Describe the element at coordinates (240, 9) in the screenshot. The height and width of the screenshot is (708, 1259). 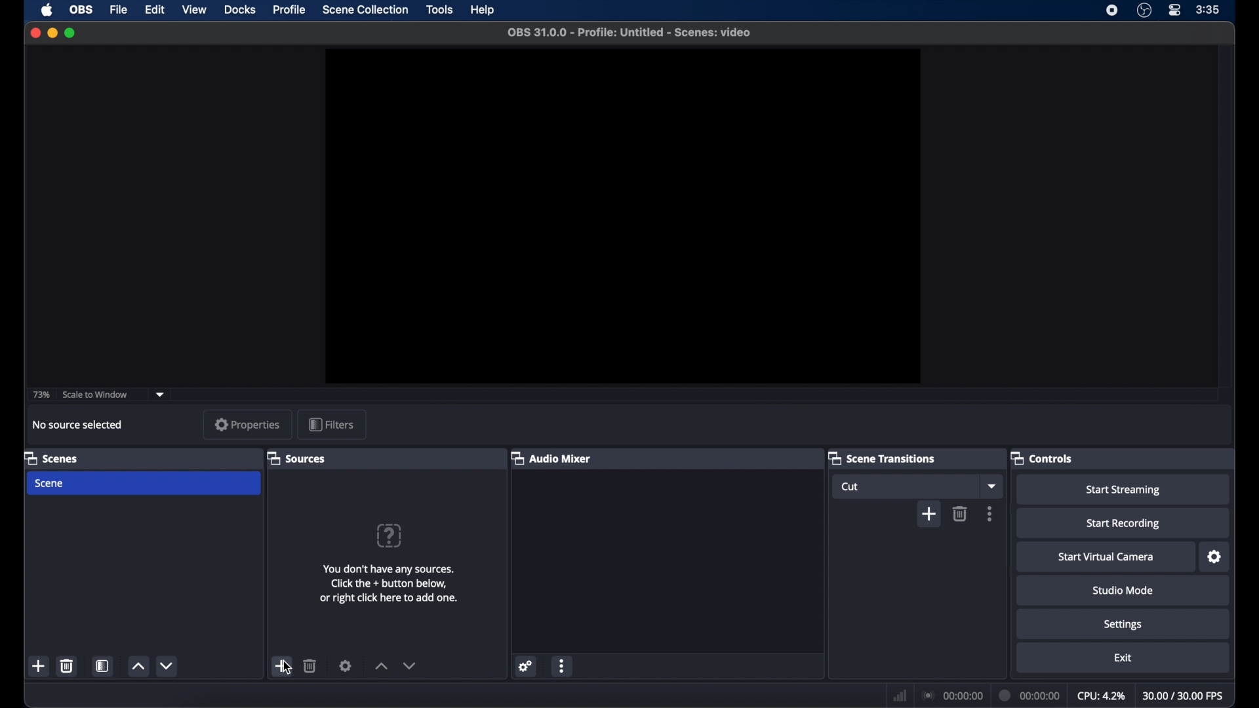
I see `docks` at that location.